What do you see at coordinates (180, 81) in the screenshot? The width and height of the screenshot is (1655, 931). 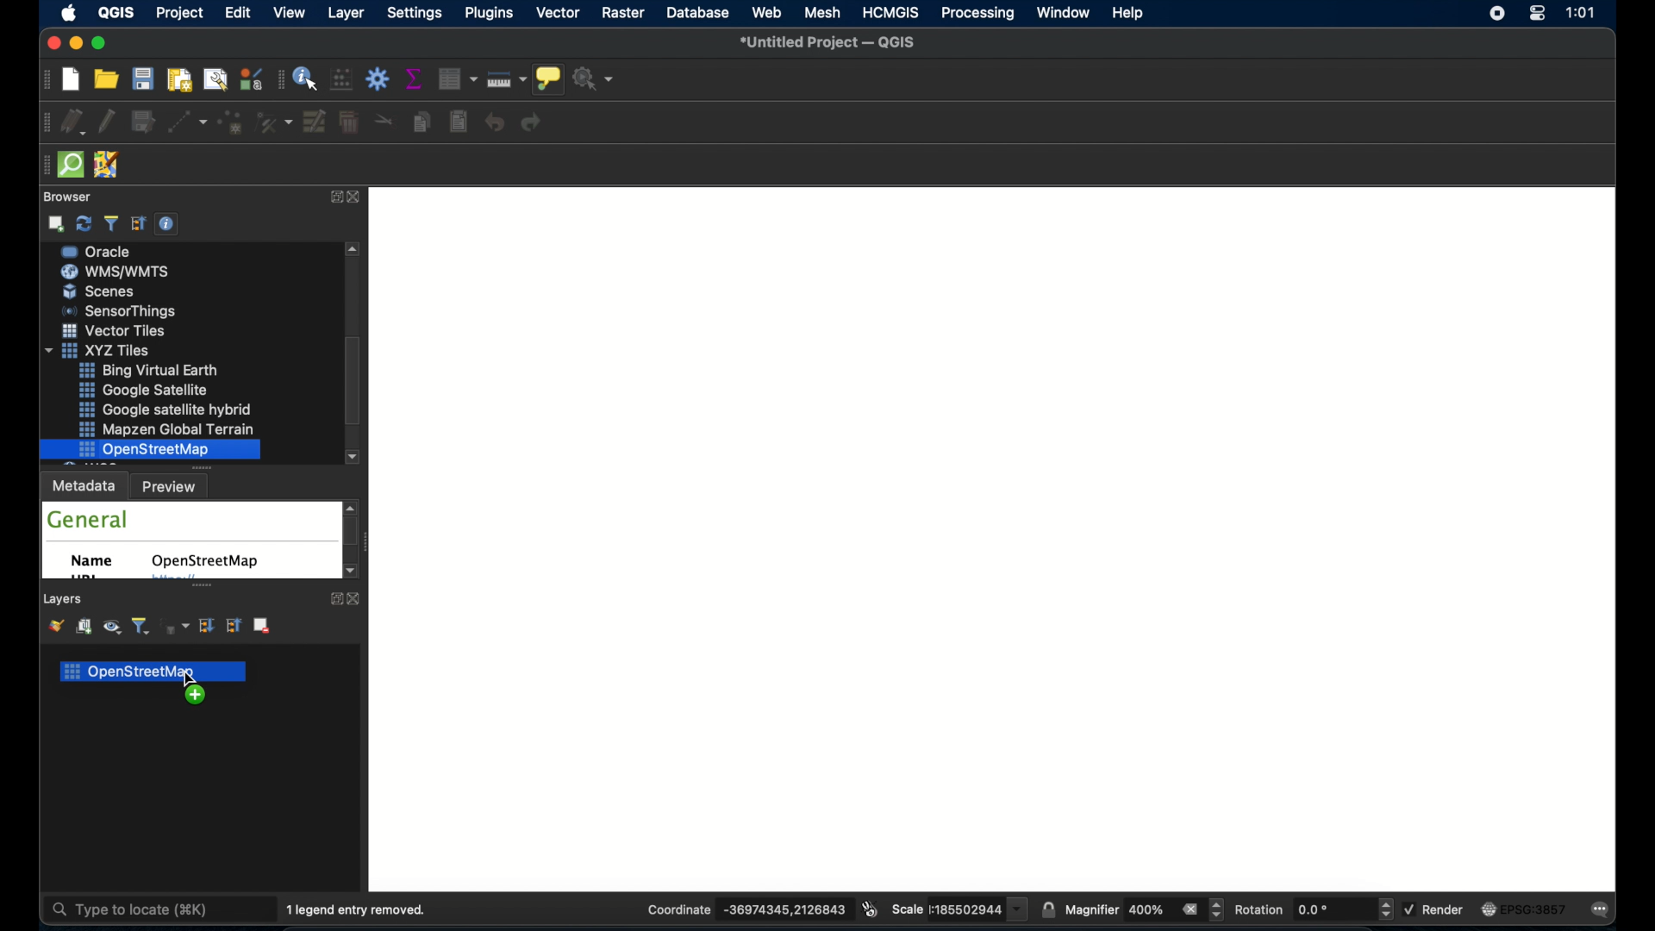 I see `new print layout` at bounding box center [180, 81].